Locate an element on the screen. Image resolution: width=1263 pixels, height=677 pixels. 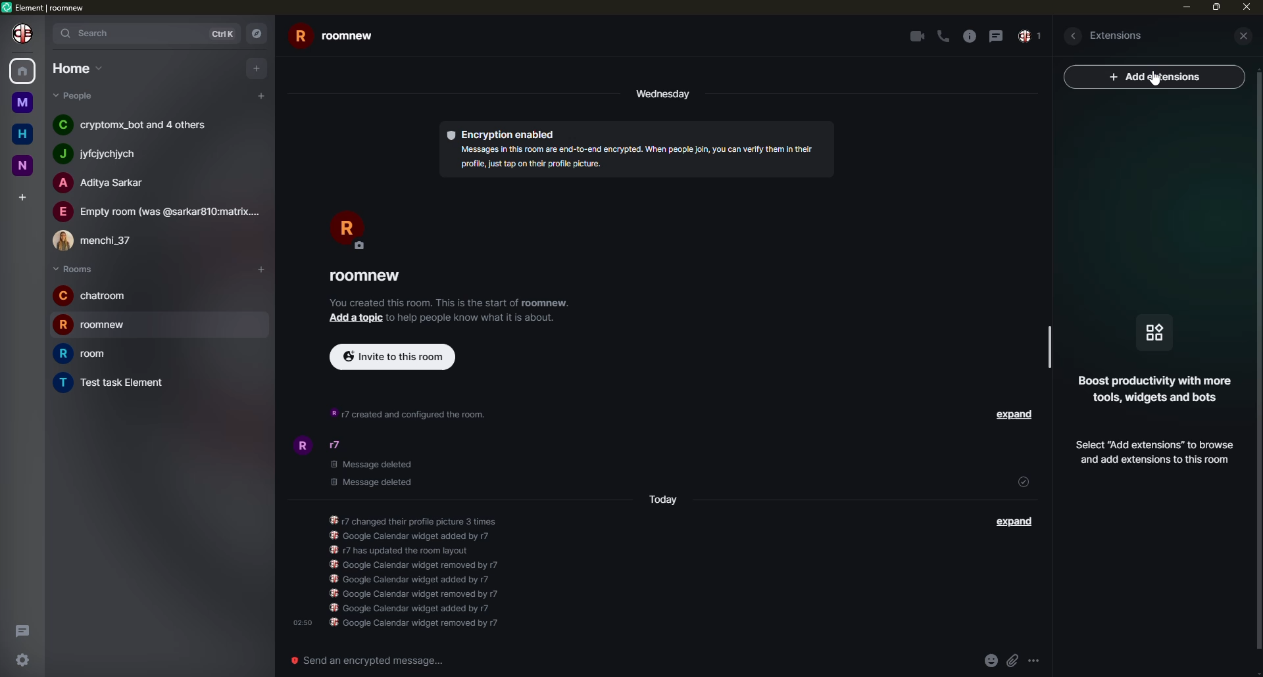
room is located at coordinates (367, 276).